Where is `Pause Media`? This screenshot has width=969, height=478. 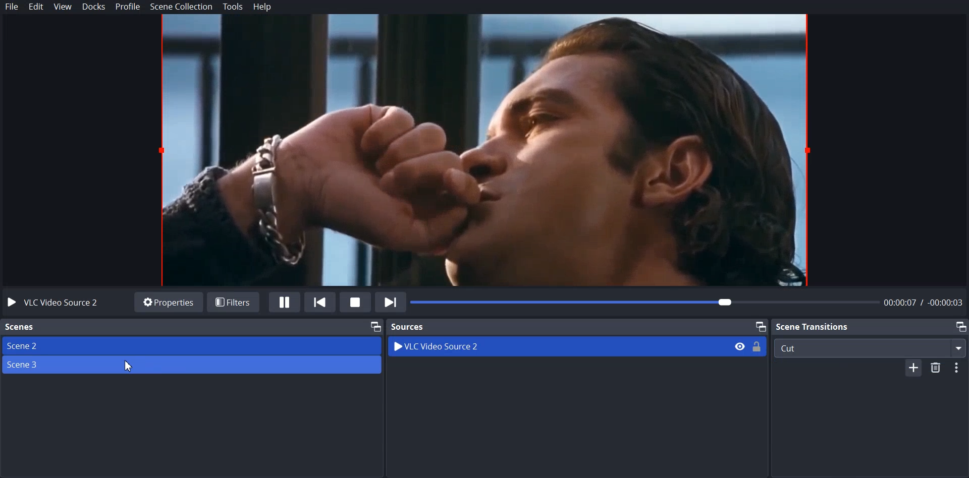
Pause Media is located at coordinates (285, 302).